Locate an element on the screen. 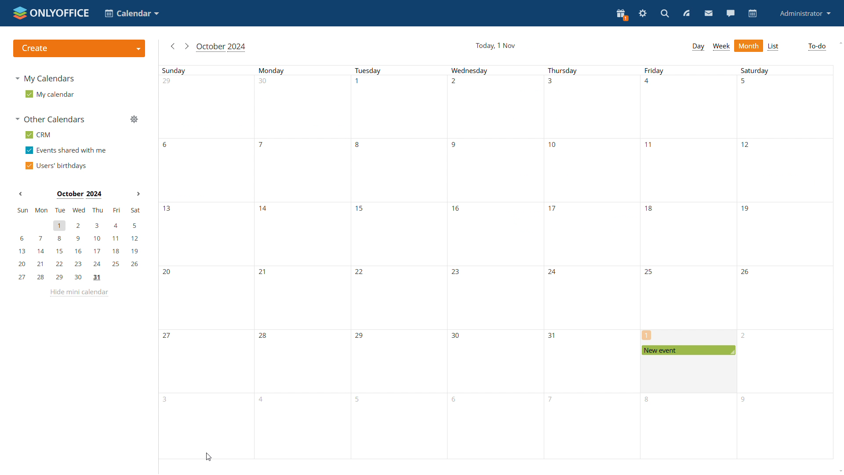 The height and width of the screenshot is (475, 844). create is located at coordinates (79, 48).